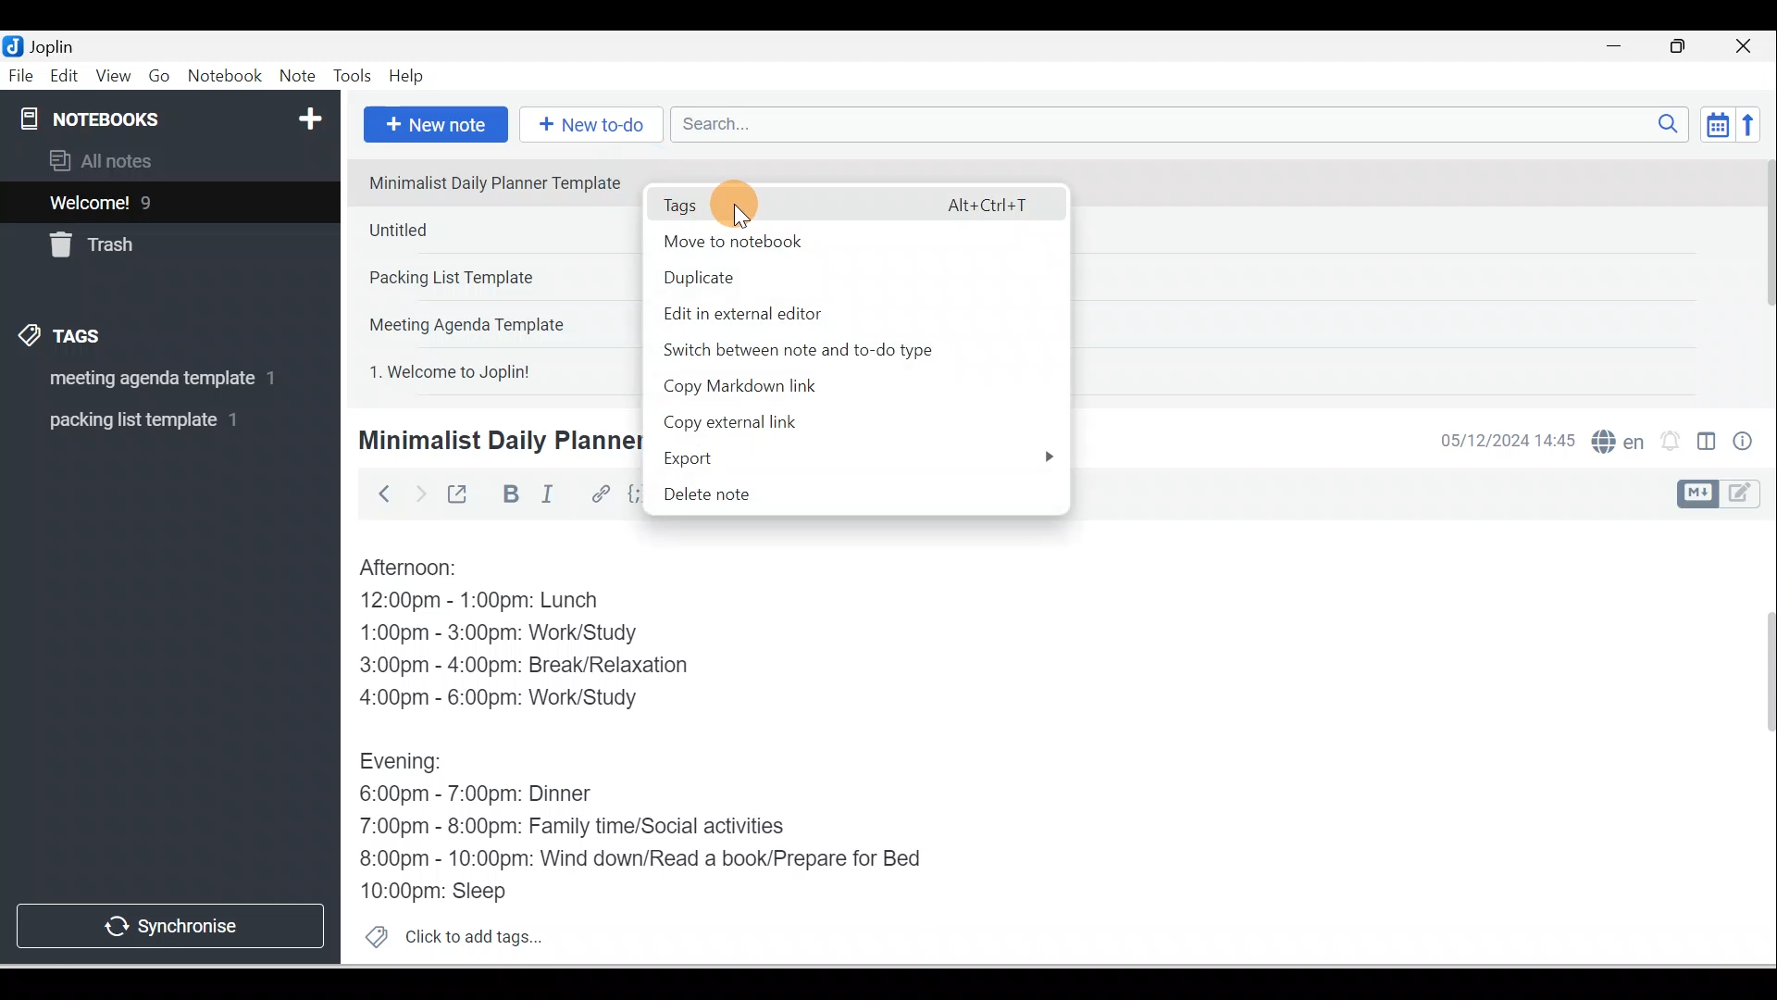  What do you see at coordinates (739, 206) in the screenshot?
I see `cursor` at bounding box center [739, 206].